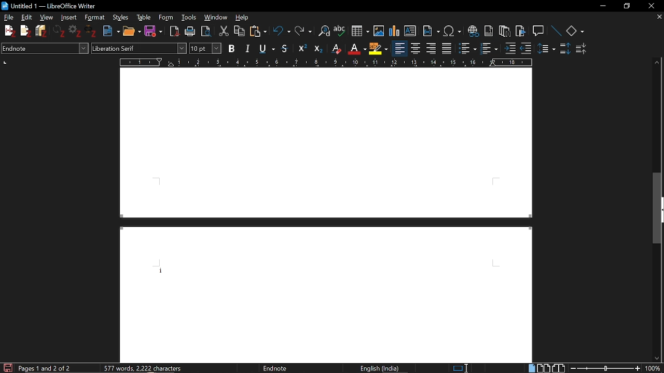 This screenshot has width=664, height=373. What do you see at coordinates (650, 6) in the screenshot?
I see `Close` at bounding box center [650, 6].